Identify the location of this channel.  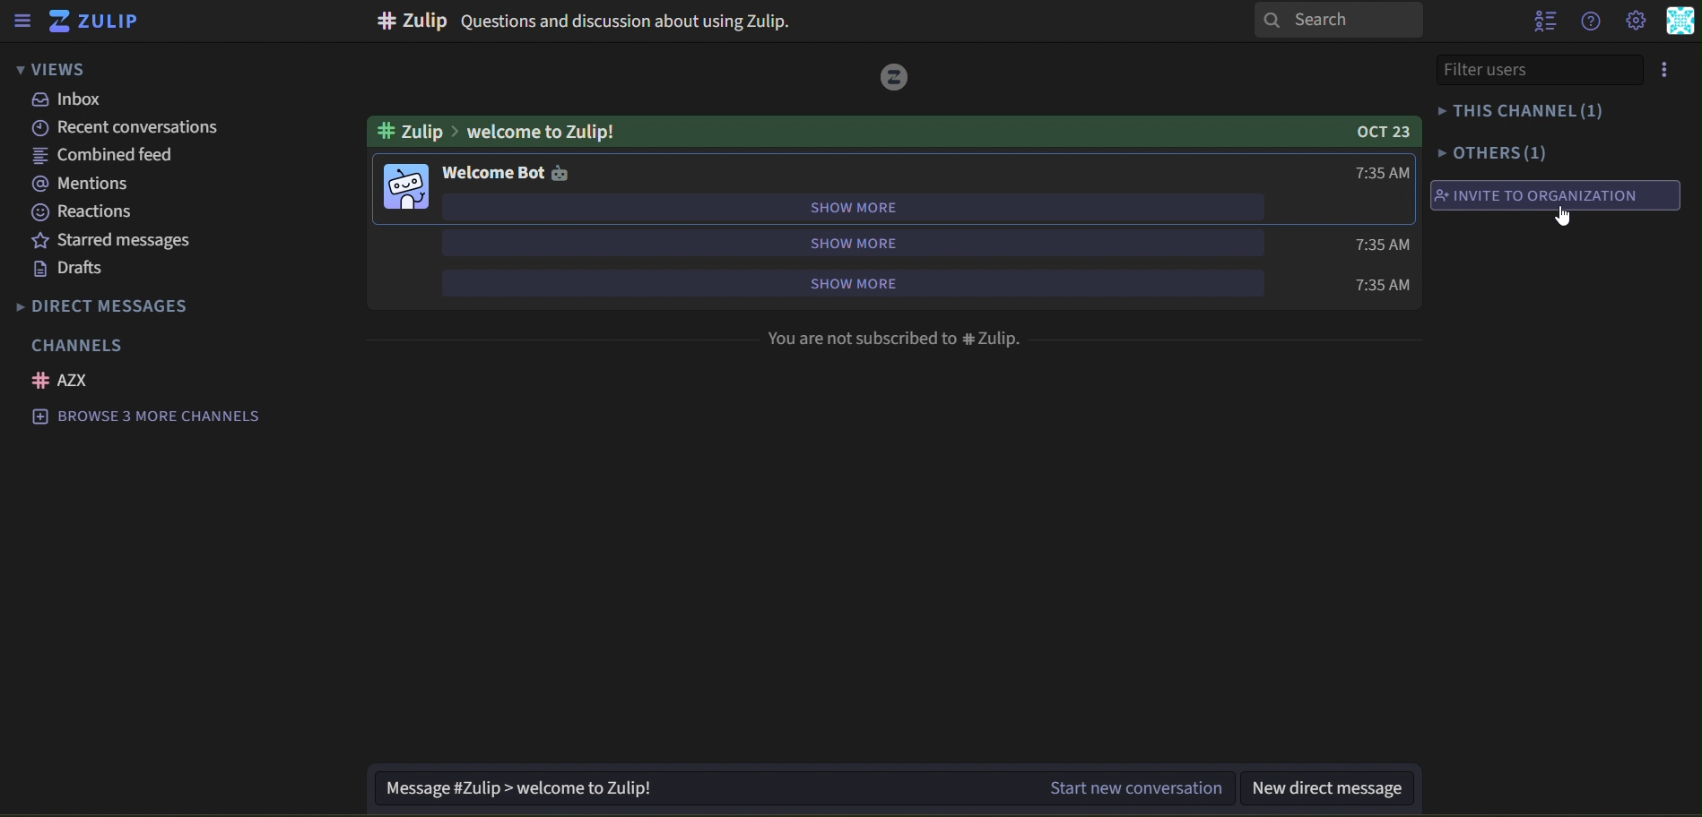
(1517, 109).